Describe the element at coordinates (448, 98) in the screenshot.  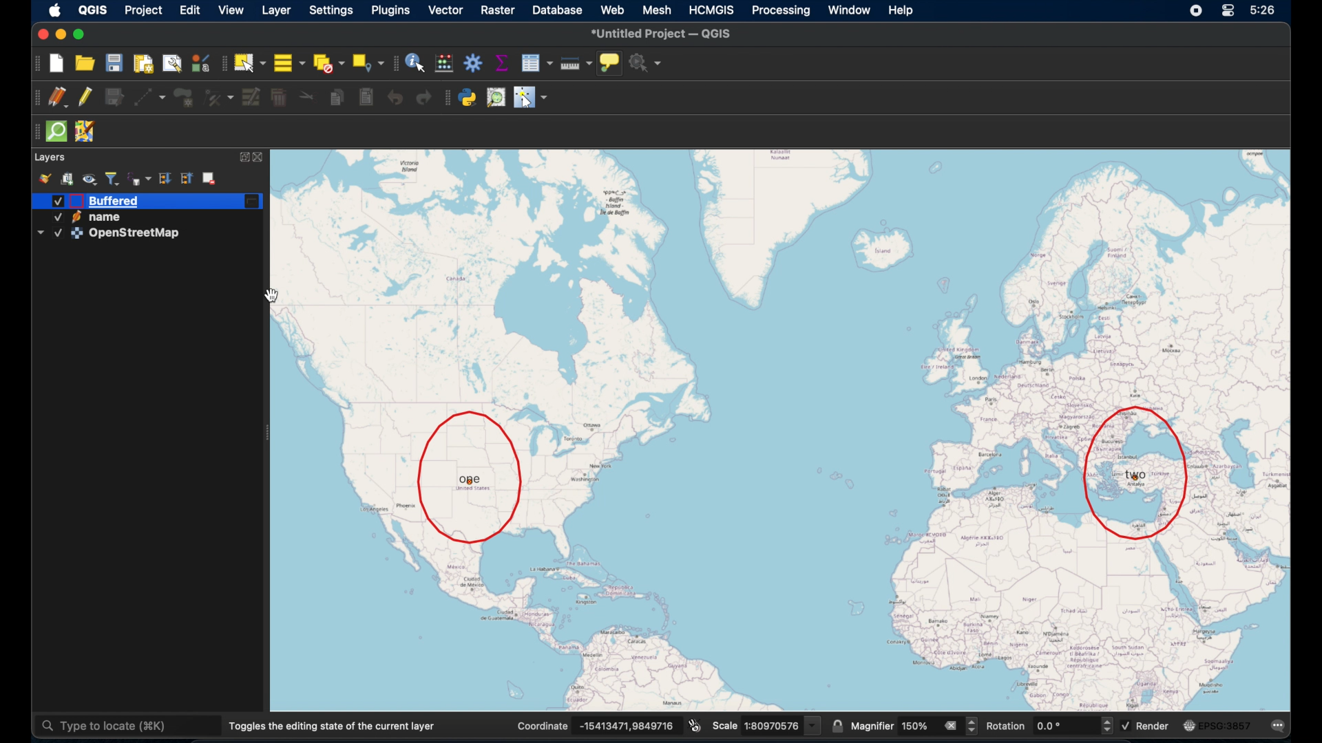
I see `drag handle` at that location.